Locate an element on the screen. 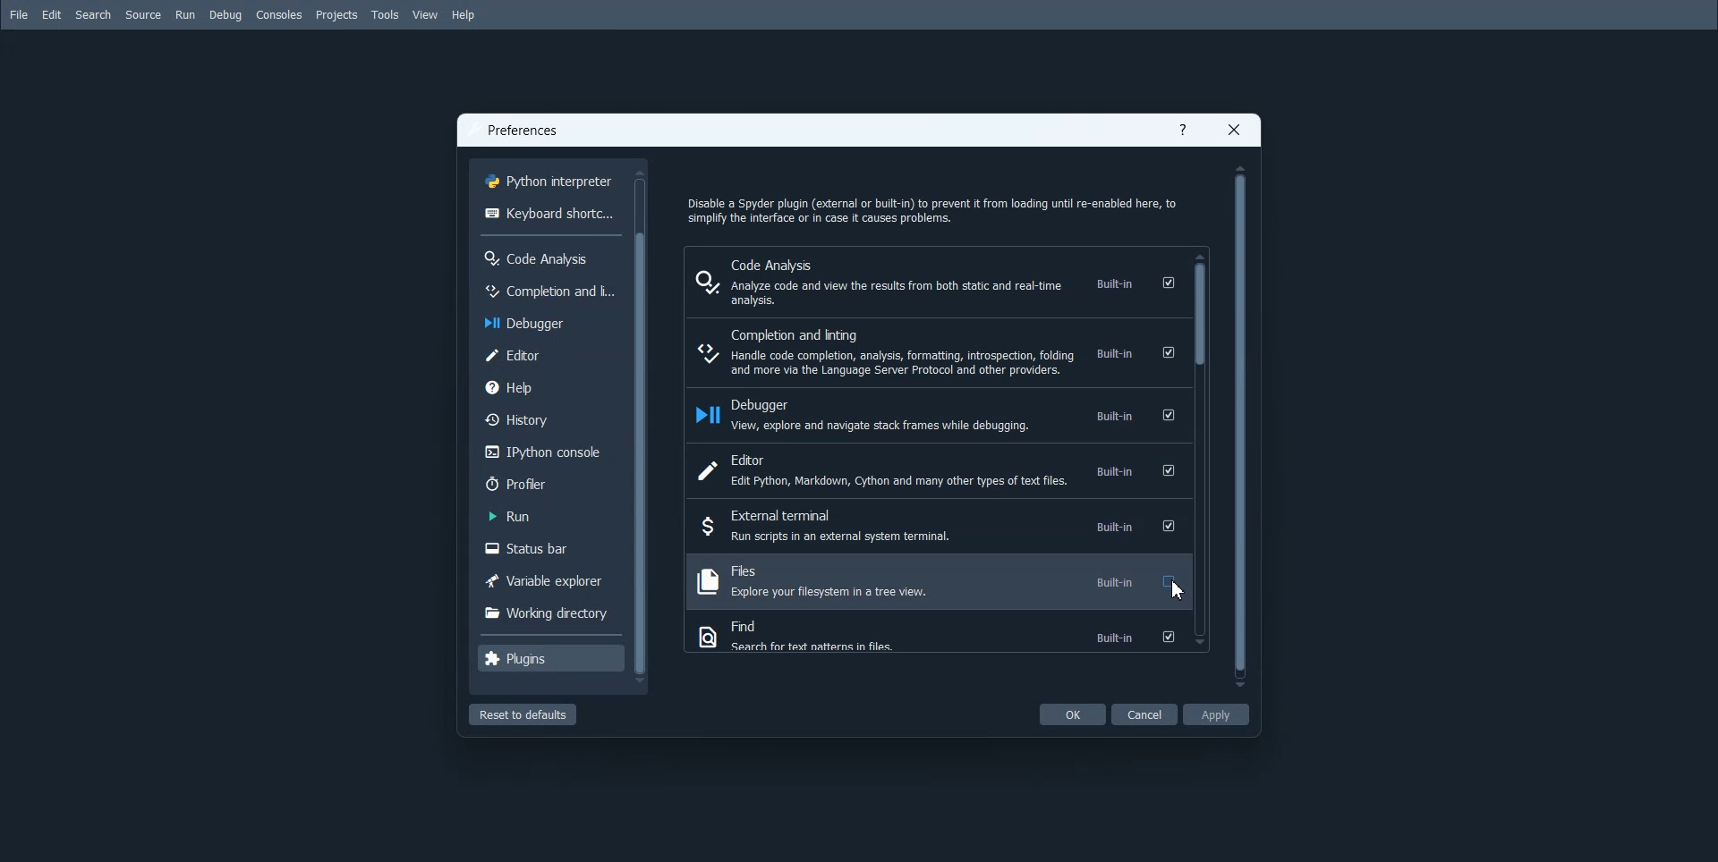 The width and height of the screenshot is (1718, 862). Files is located at coordinates (937, 580).